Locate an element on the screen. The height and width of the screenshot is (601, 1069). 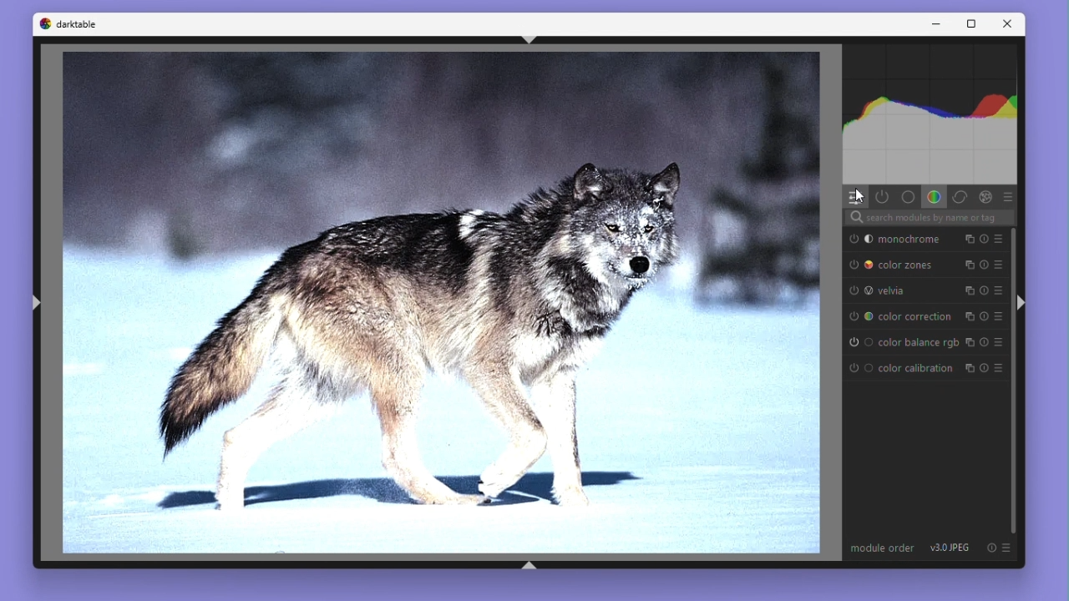
presets is located at coordinates (1001, 342).